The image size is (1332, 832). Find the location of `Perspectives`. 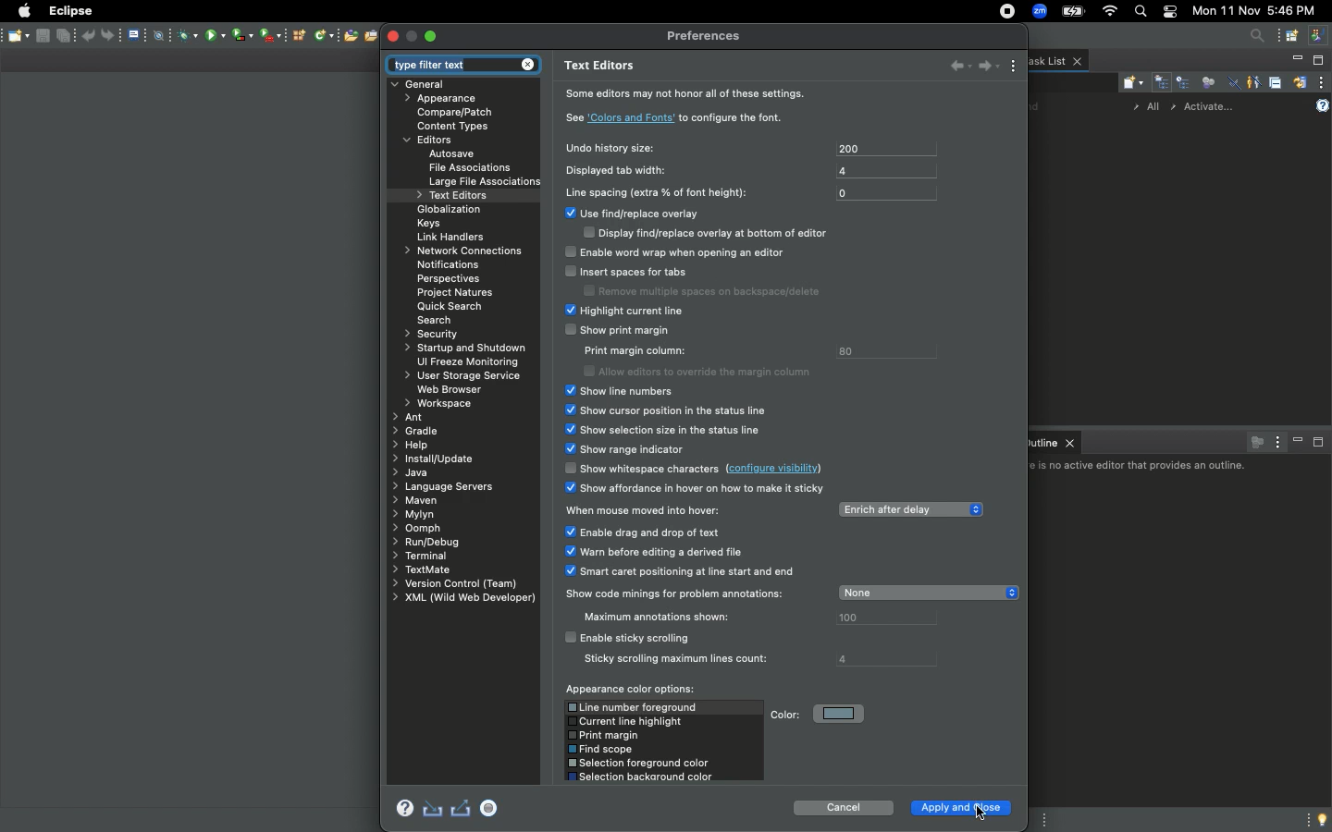

Perspectives is located at coordinates (447, 279).